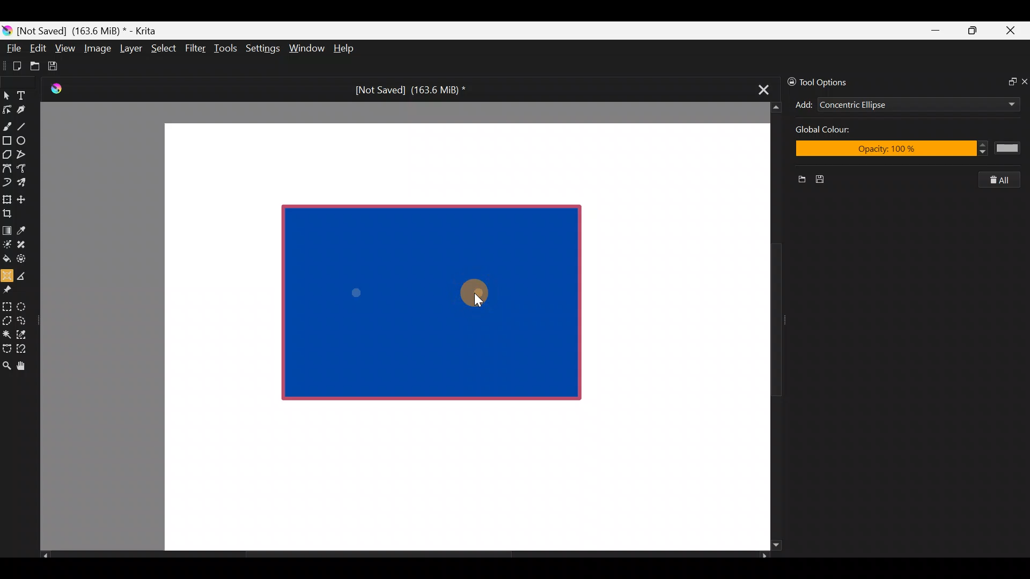 The height and width of the screenshot is (579, 1030). Describe the element at coordinates (768, 326) in the screenshot. I see `Scroll bar` at that location.